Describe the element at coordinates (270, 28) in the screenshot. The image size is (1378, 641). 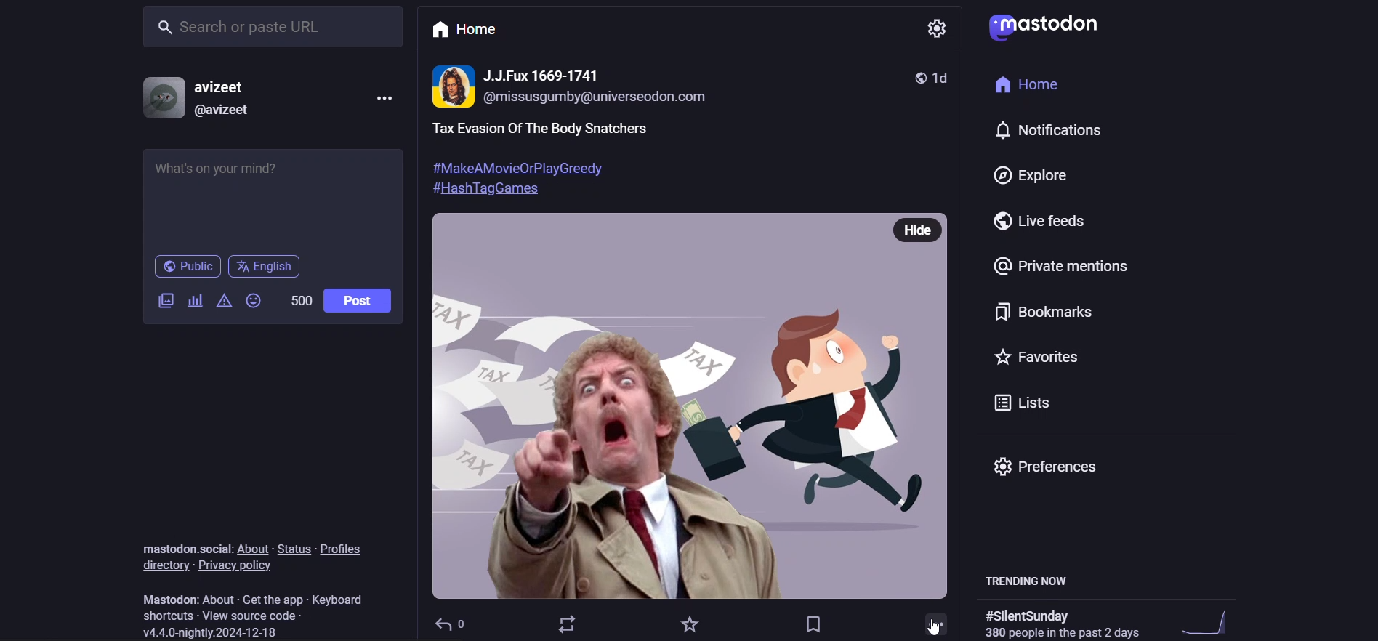
I see `search` at that location.